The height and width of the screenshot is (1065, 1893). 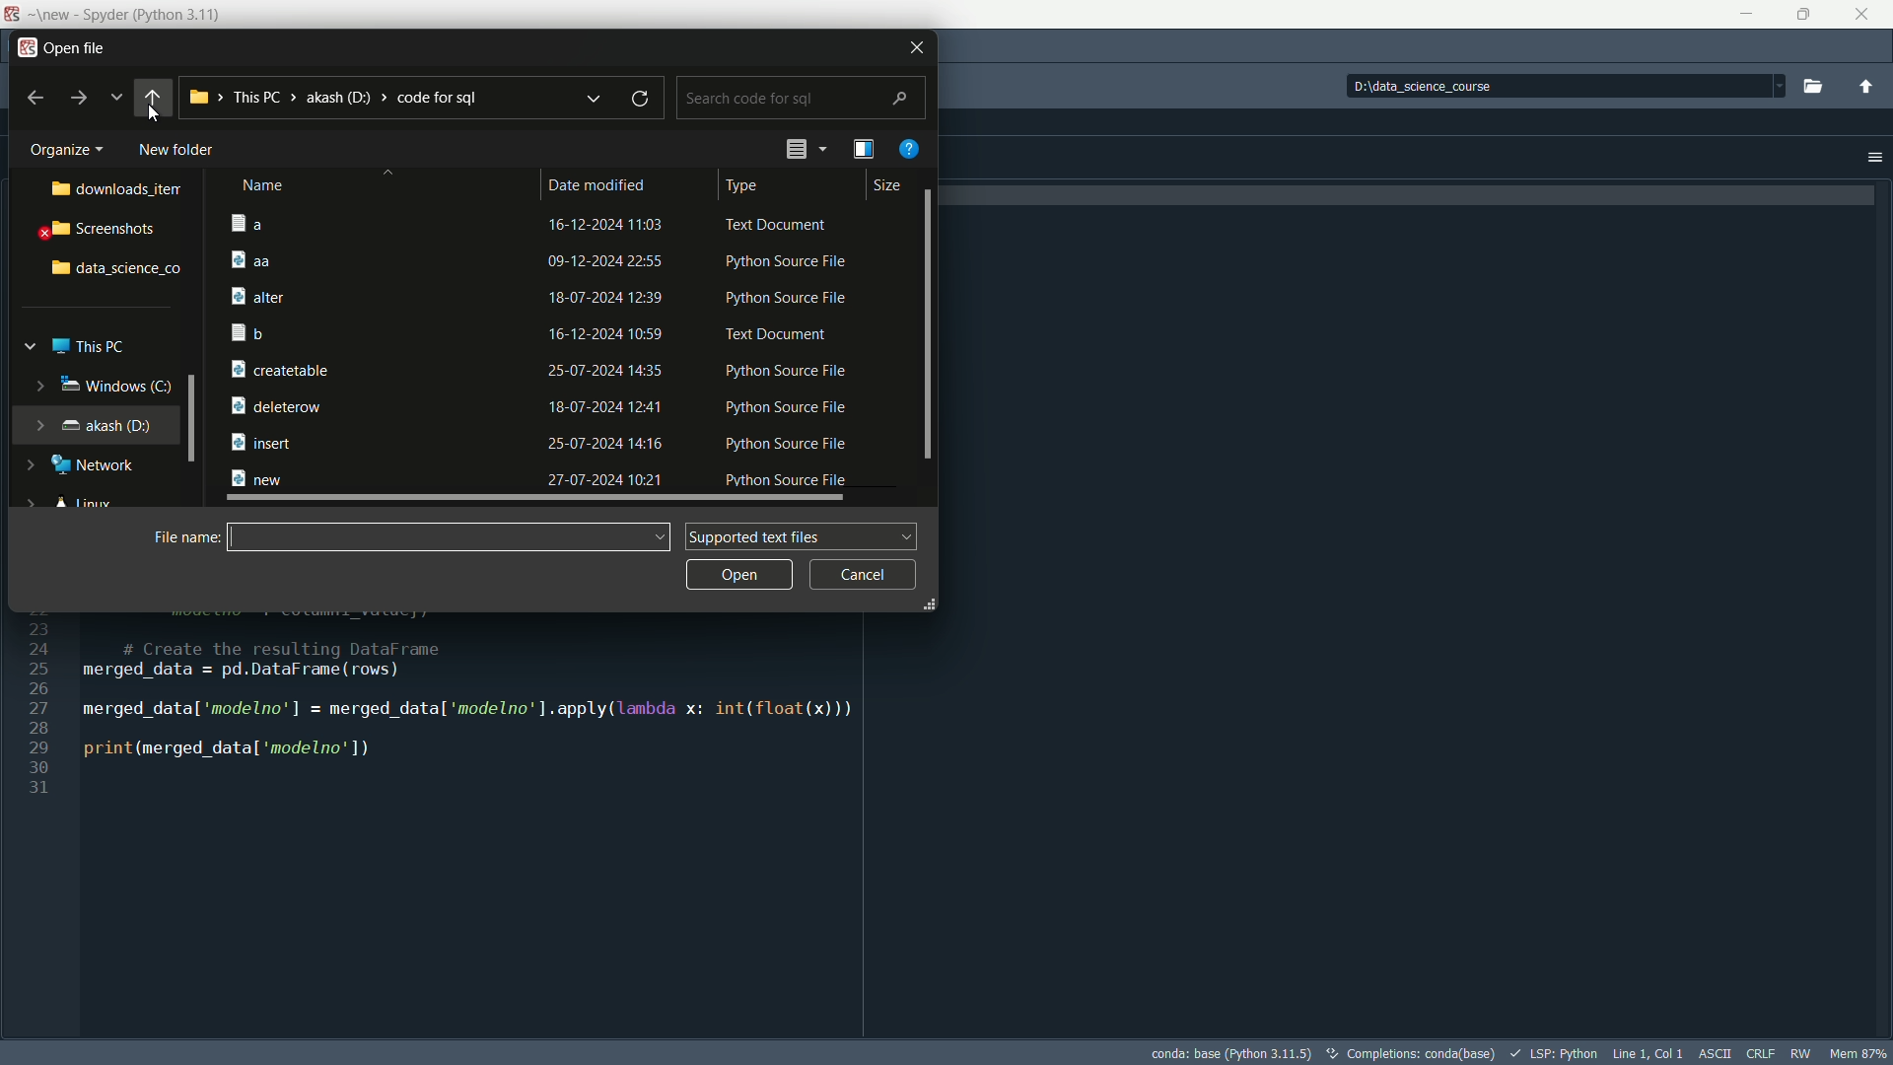 What do you see at coordinates (1760, 1053) in the screenshot?
I see `file eol status` at bounding box center [1760, 1053].